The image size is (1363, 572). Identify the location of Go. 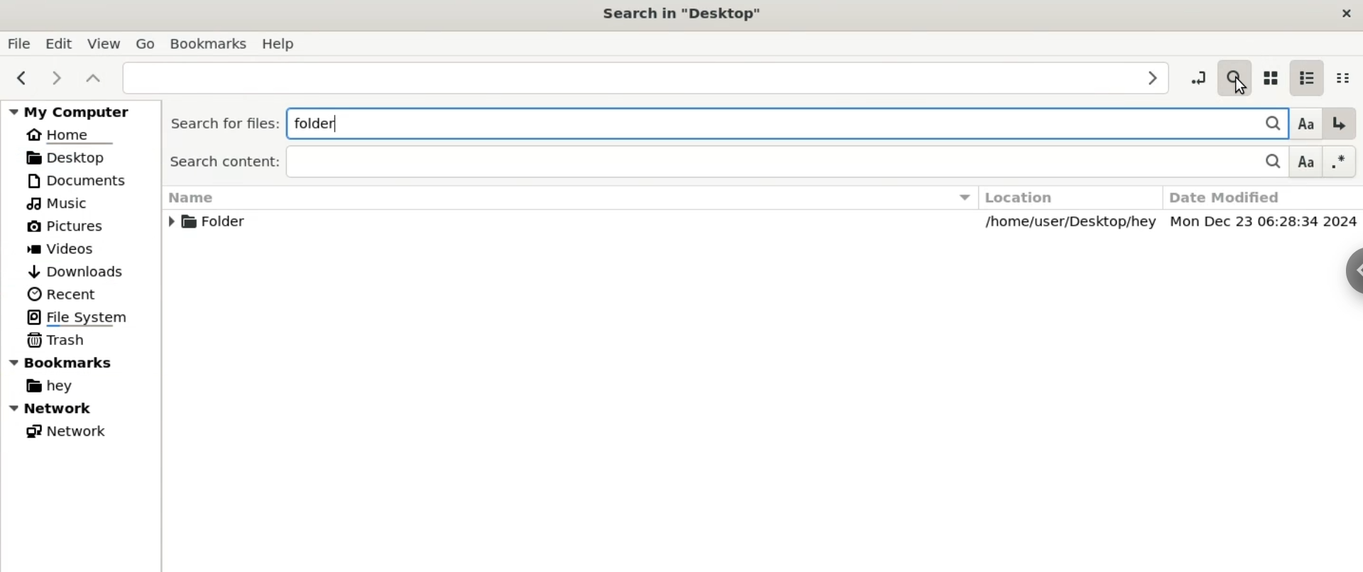
(143, 42).